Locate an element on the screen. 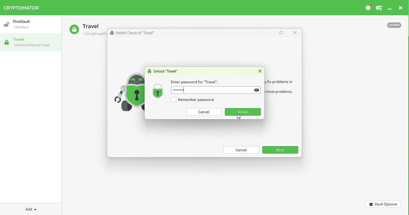 The height and width of the screenshot is (215, 409). unhide password is located at coordinates (257, 90).